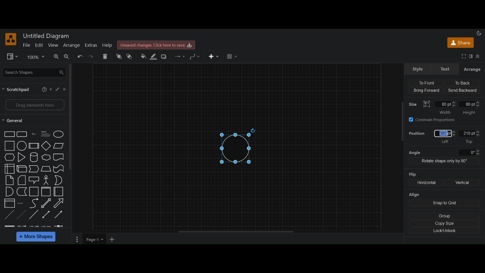 The height and width of the screenshot is (273, 485). I want to click on Shape, so click(9, 169).